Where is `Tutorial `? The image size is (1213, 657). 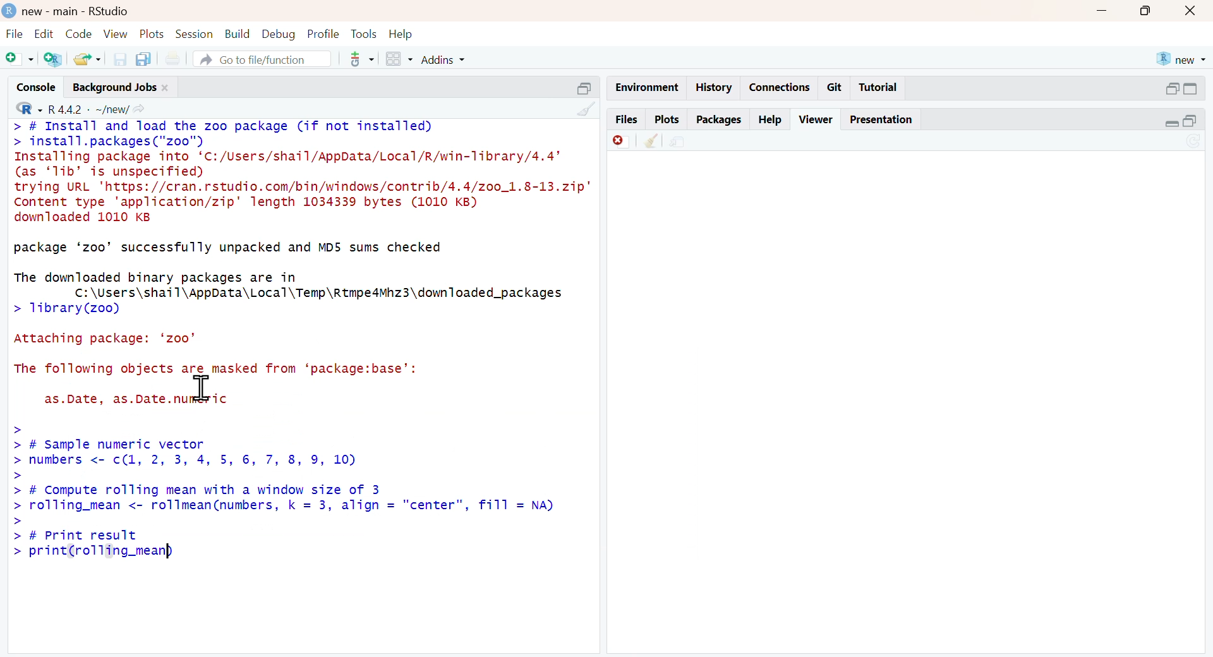
Tutorial  is located at coordinates (879, 87).